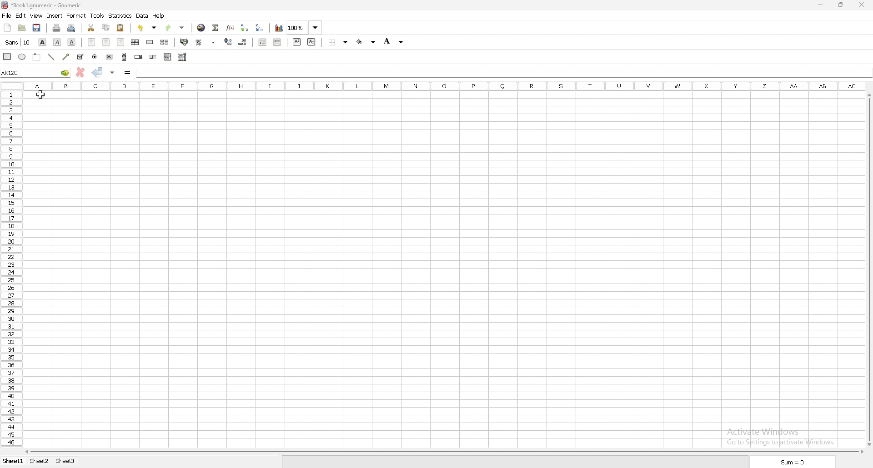 The height and width of the screenshot is (468, 873). What do you see at coordinates (199, 42) in the screenshot?
I see `percentage` at bounding box center [199, 42].